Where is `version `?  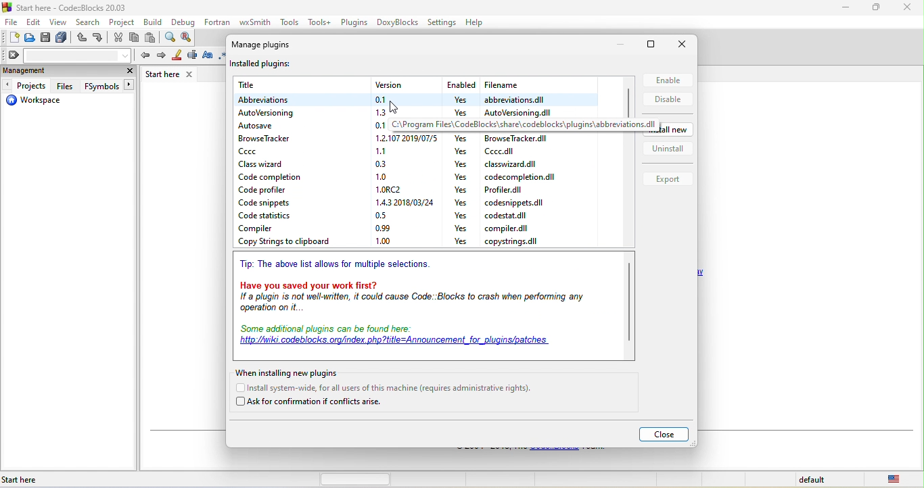 version  is located at coordinates (403, 201).